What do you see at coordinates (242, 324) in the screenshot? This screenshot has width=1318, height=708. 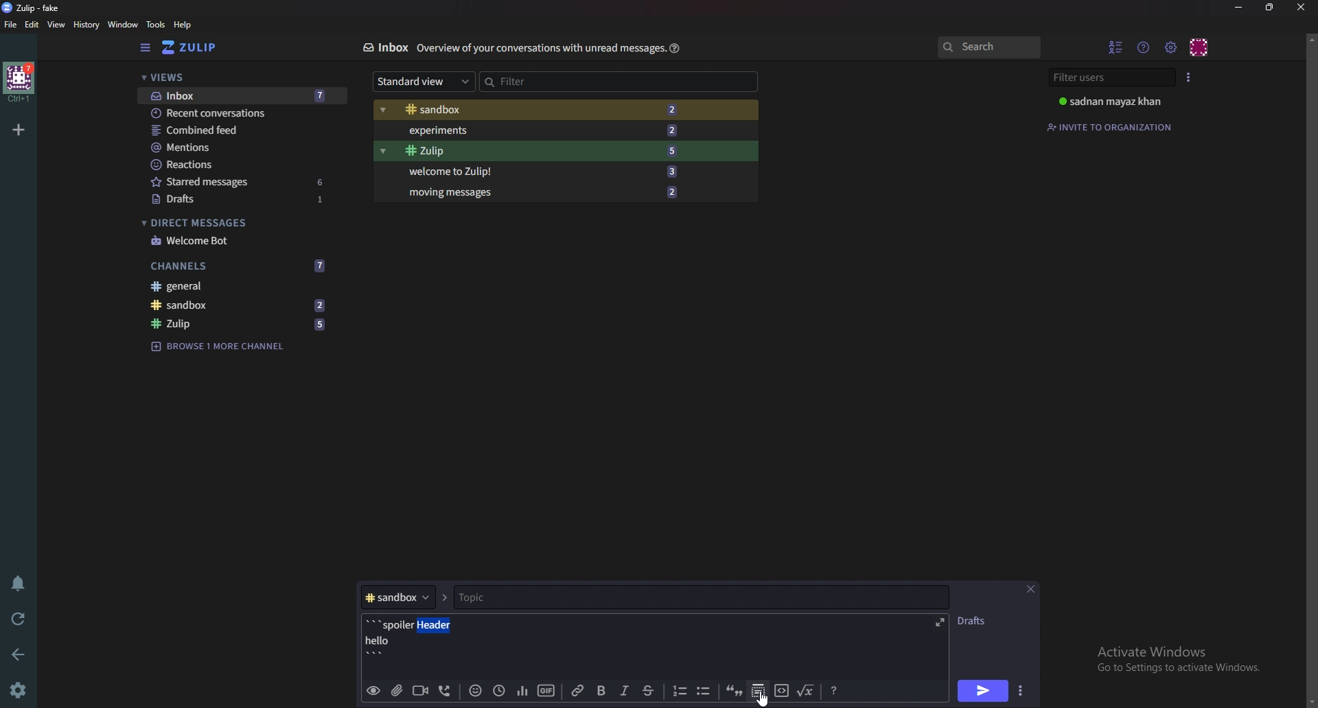 I see `#zulip 5` at bounding box center [242, 324].